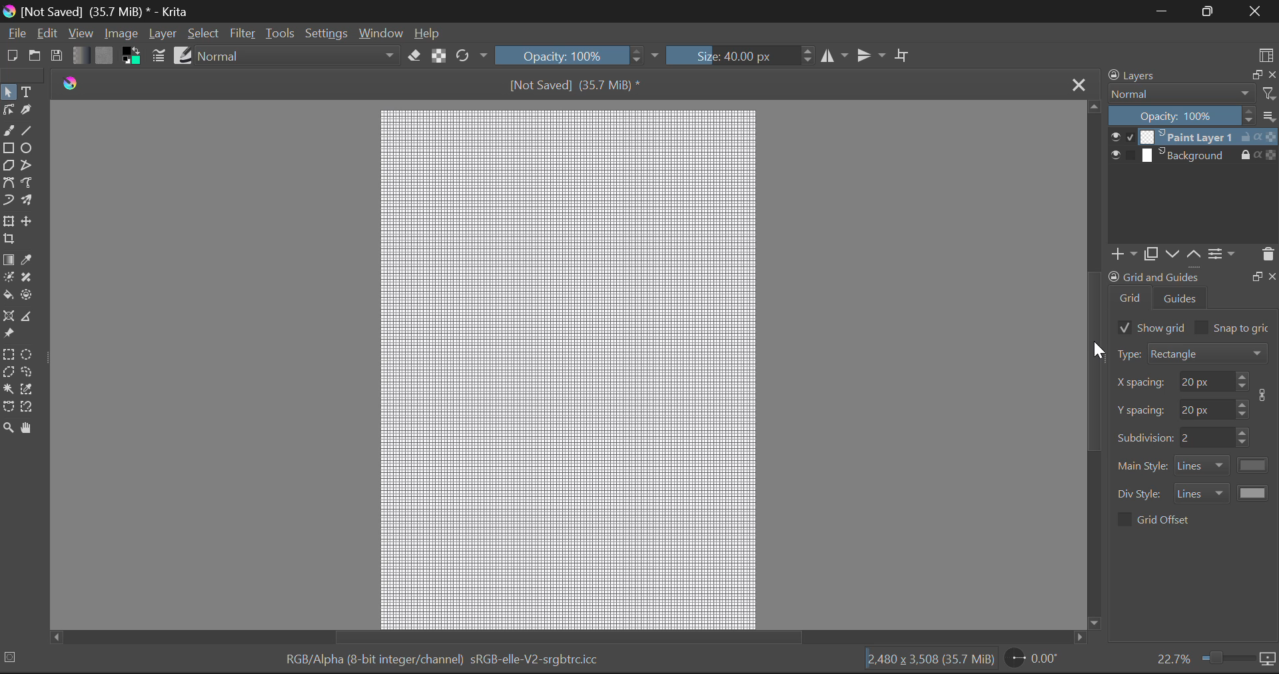 The image size is (1279, 674). I want to click on zoom value, so click(1173, 657).